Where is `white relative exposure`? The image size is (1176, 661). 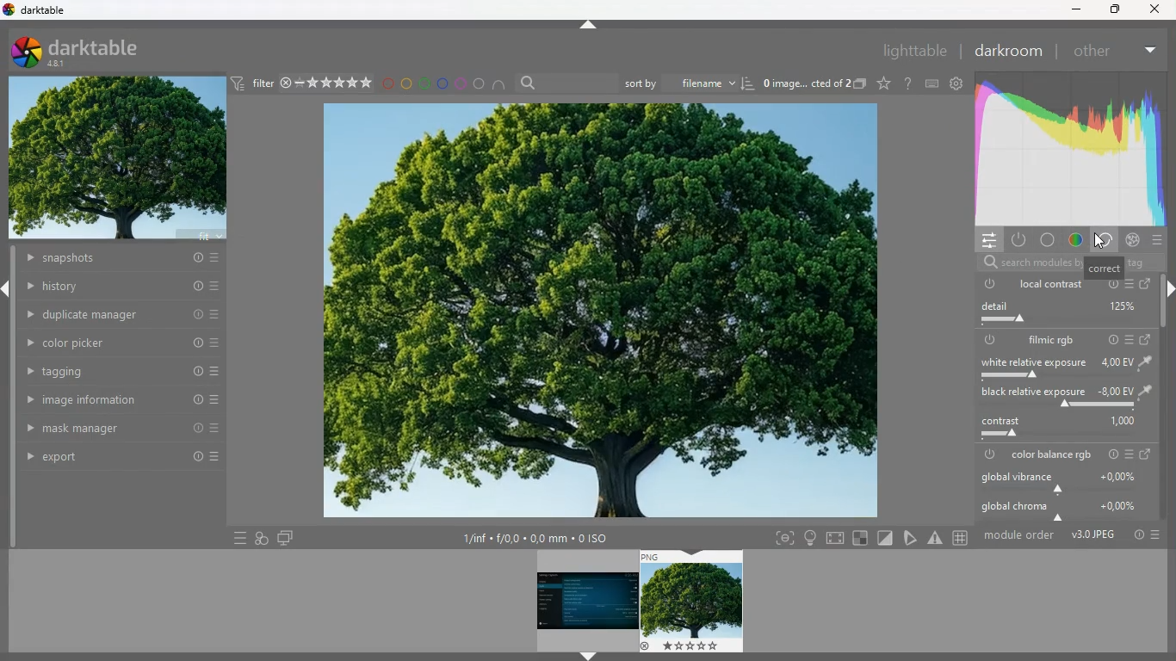
white relative exposure is located at coordinates (1065, 368).